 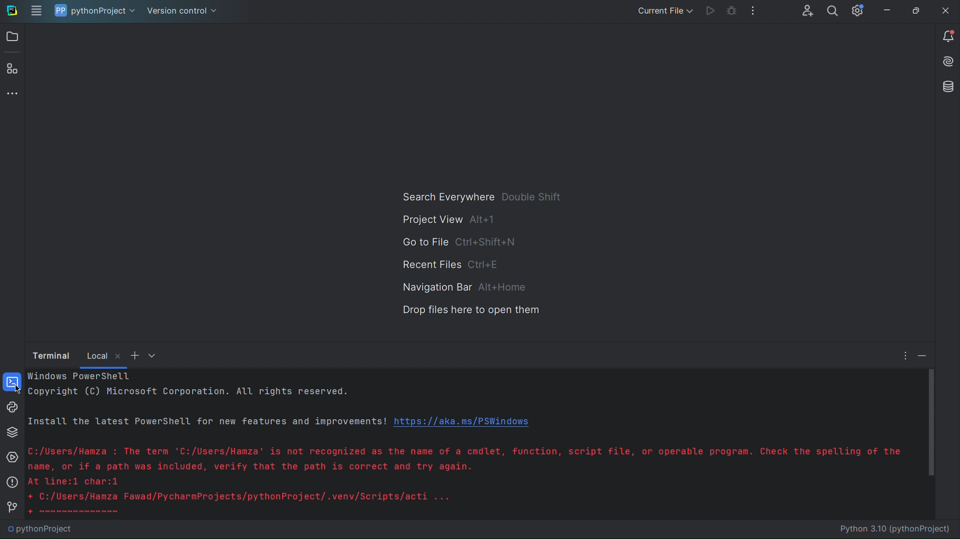 What do you see at coordinates (925, 354) in the screenshot?
I see `Minimize` at bounding box center [925, 354].